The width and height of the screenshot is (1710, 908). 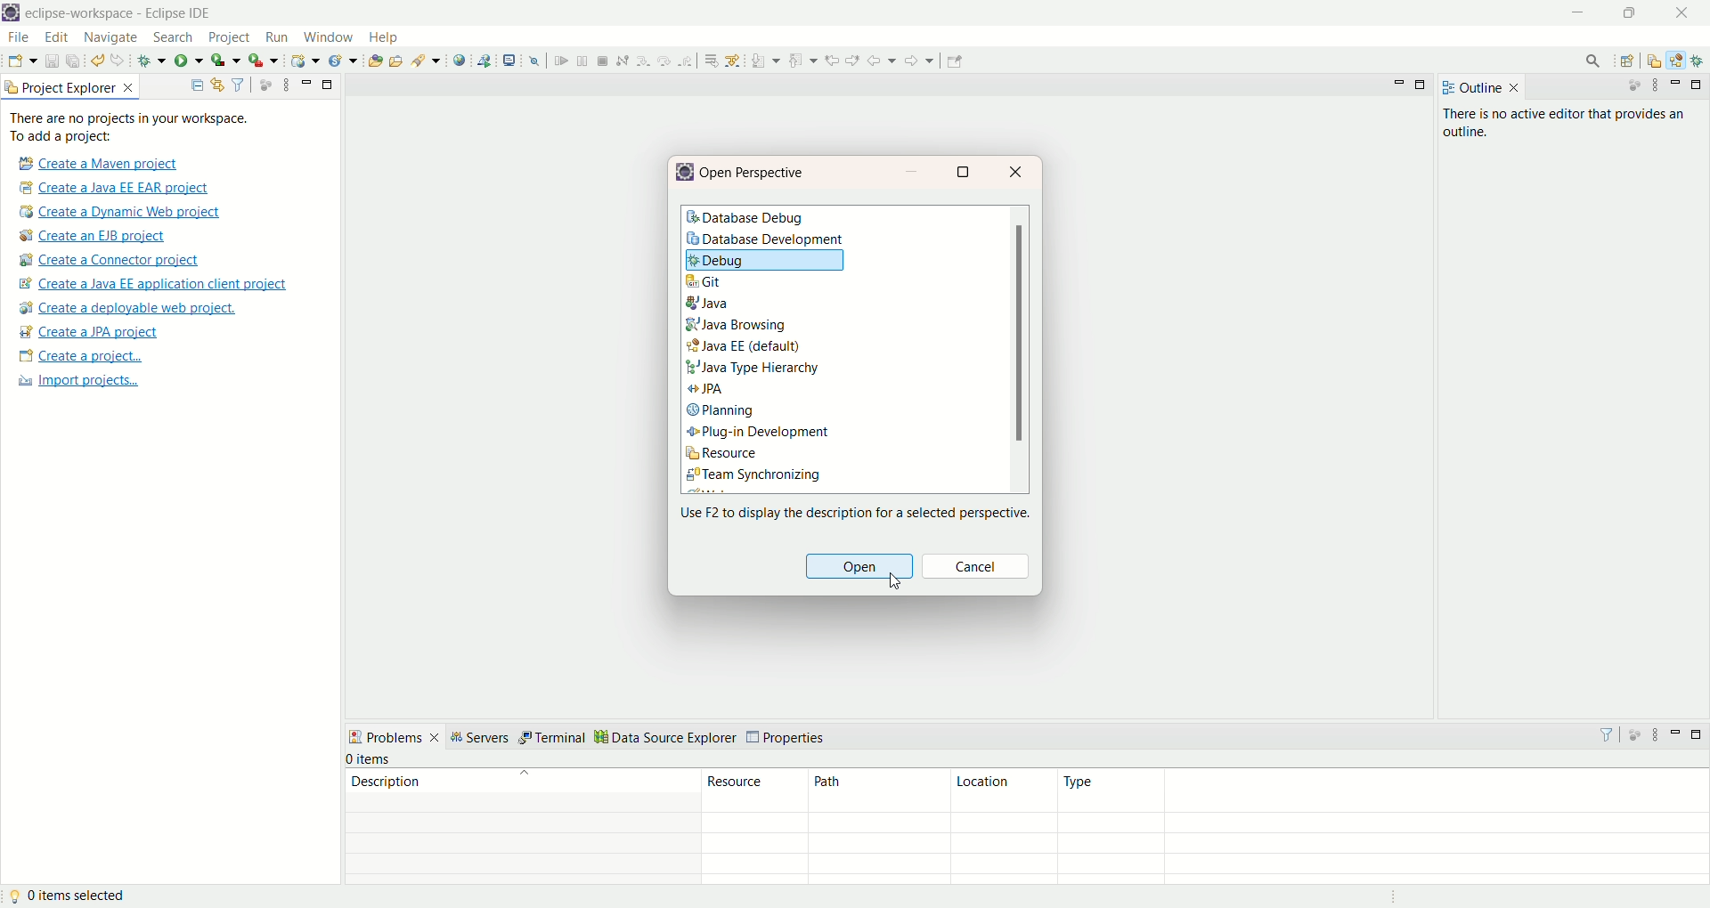 I want to click on resume, so click(x=560, y=61).